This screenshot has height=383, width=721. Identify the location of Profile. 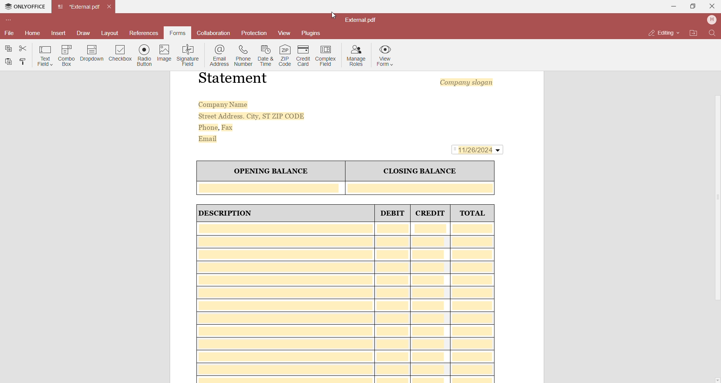
(712, 20).